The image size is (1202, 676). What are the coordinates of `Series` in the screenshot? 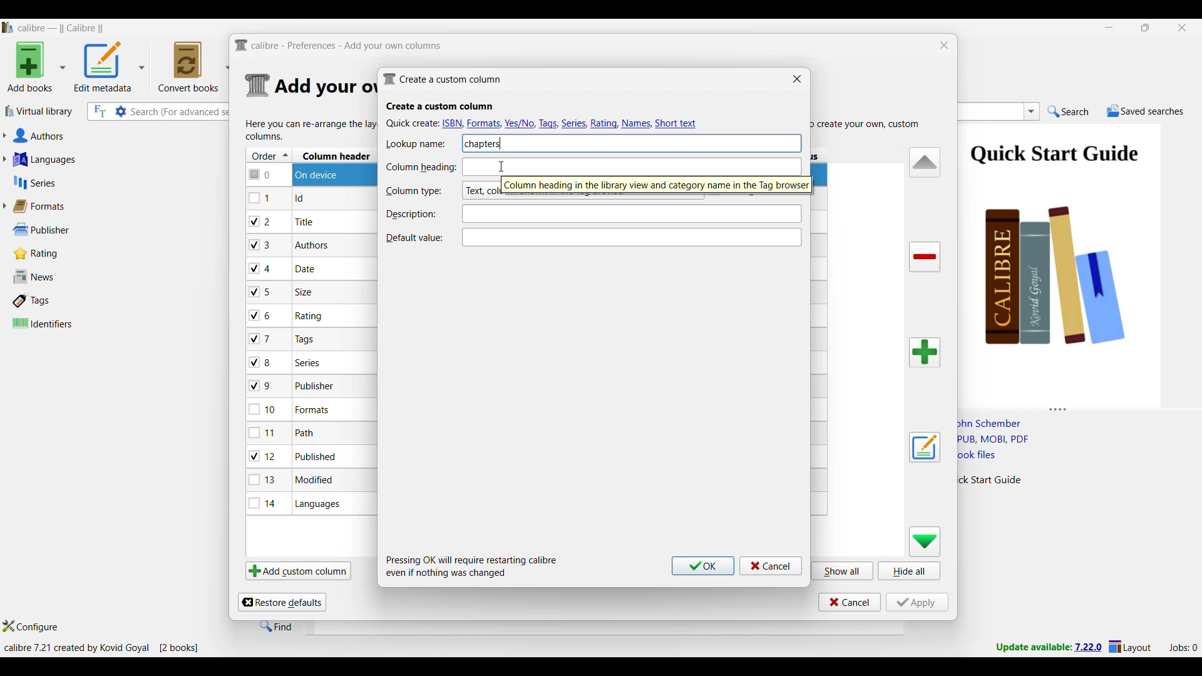 It's located at (94, 183).